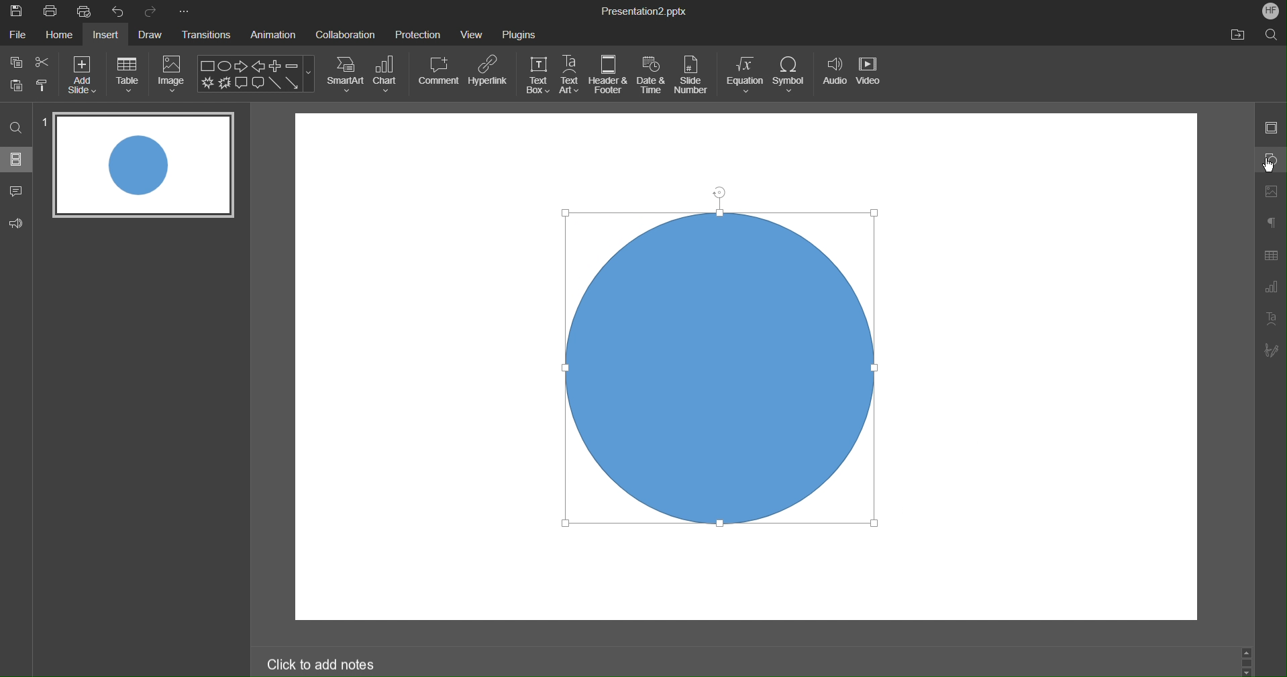 The image size is (1287, 677). I want to click on Home, so click(58, 36).